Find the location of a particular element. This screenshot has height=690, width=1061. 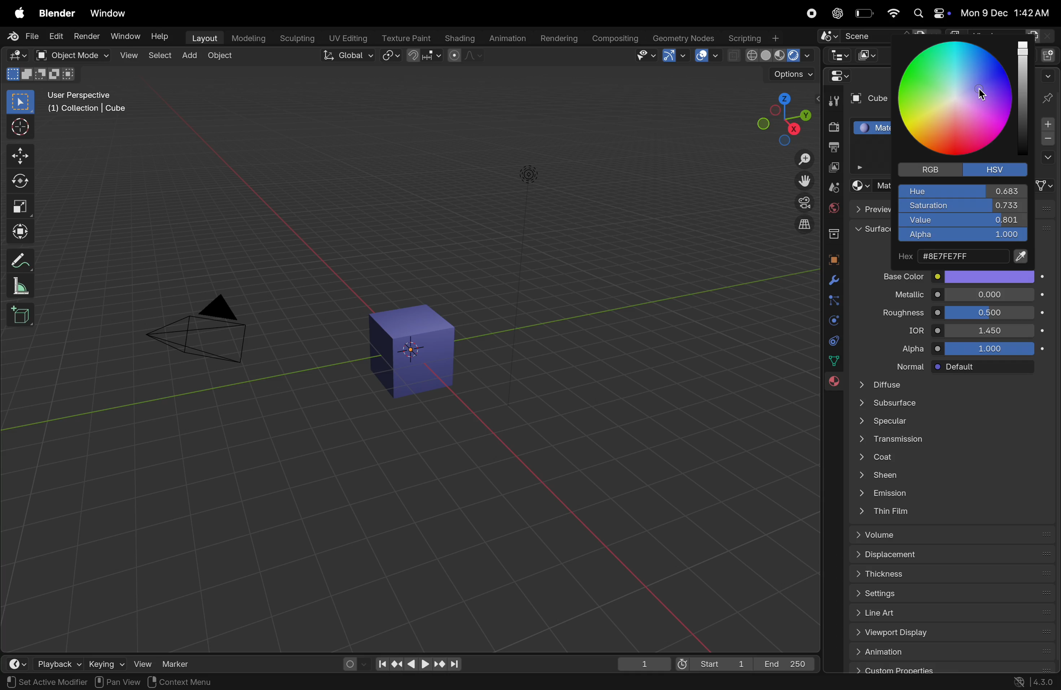

this fan is located at coordinates (952, 512).